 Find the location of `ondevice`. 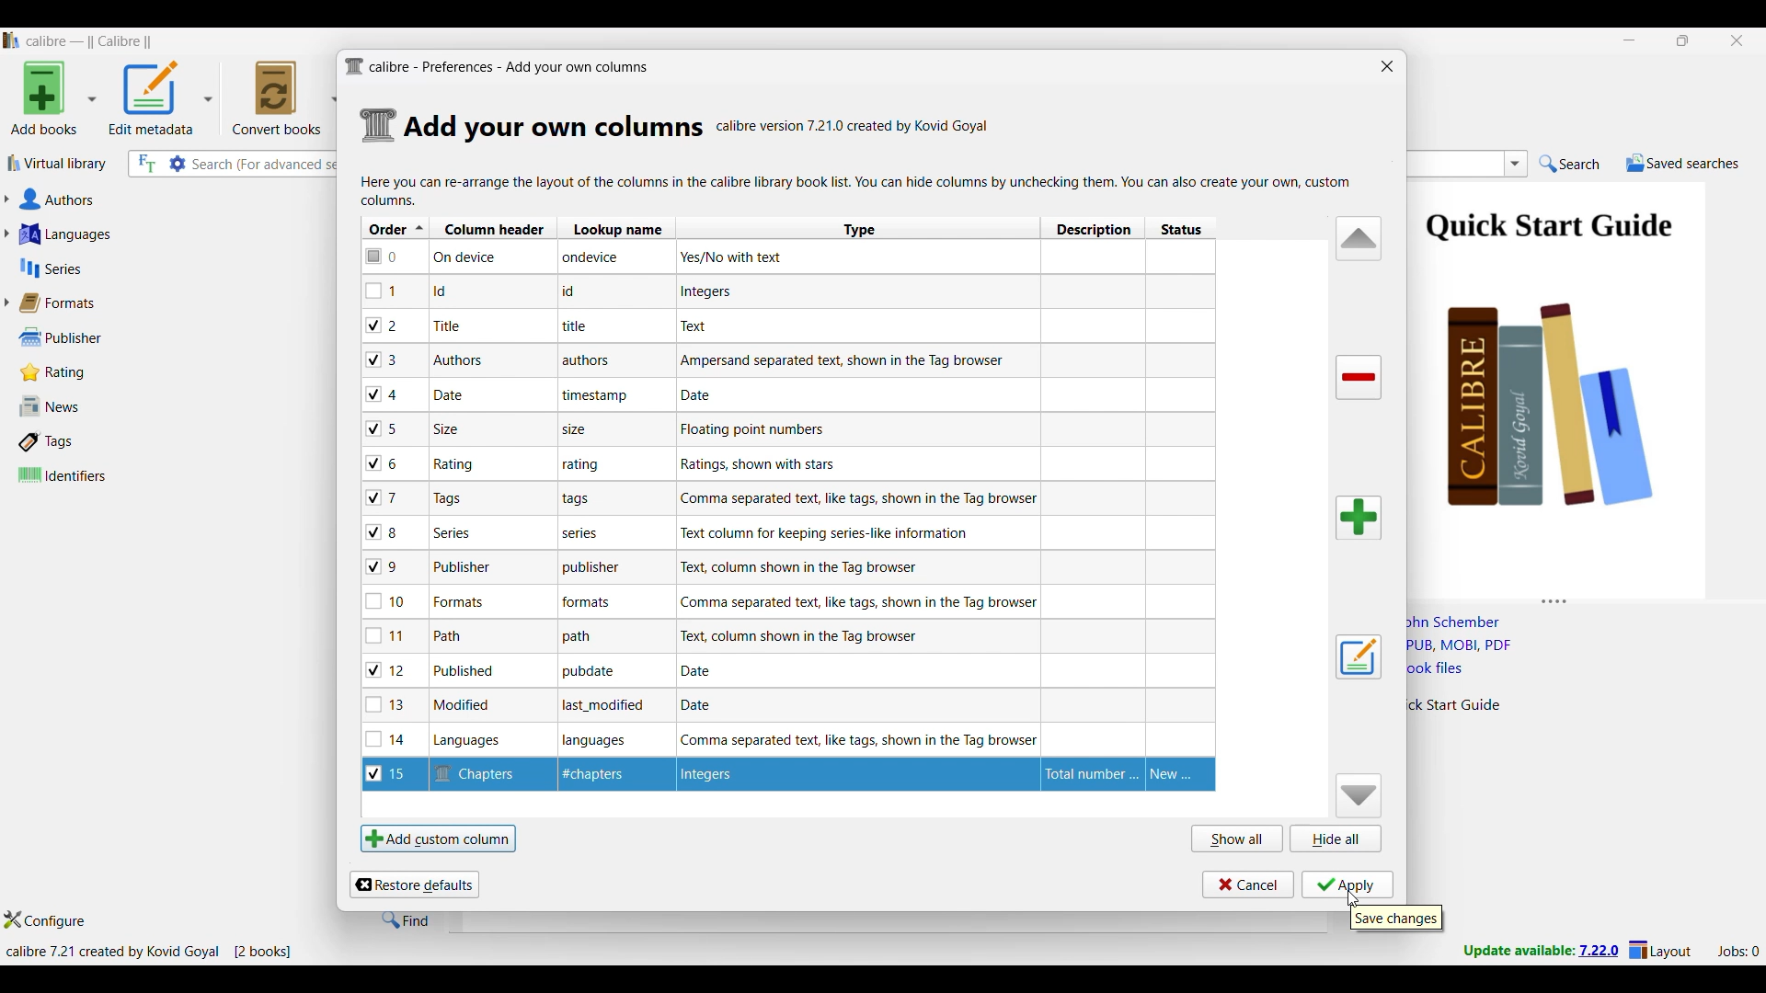

ondevice is located at coordinates (603, 260).